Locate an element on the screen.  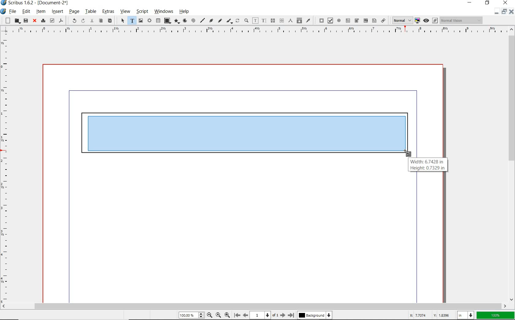
pdf combo box is located at coordinates (357, 21).